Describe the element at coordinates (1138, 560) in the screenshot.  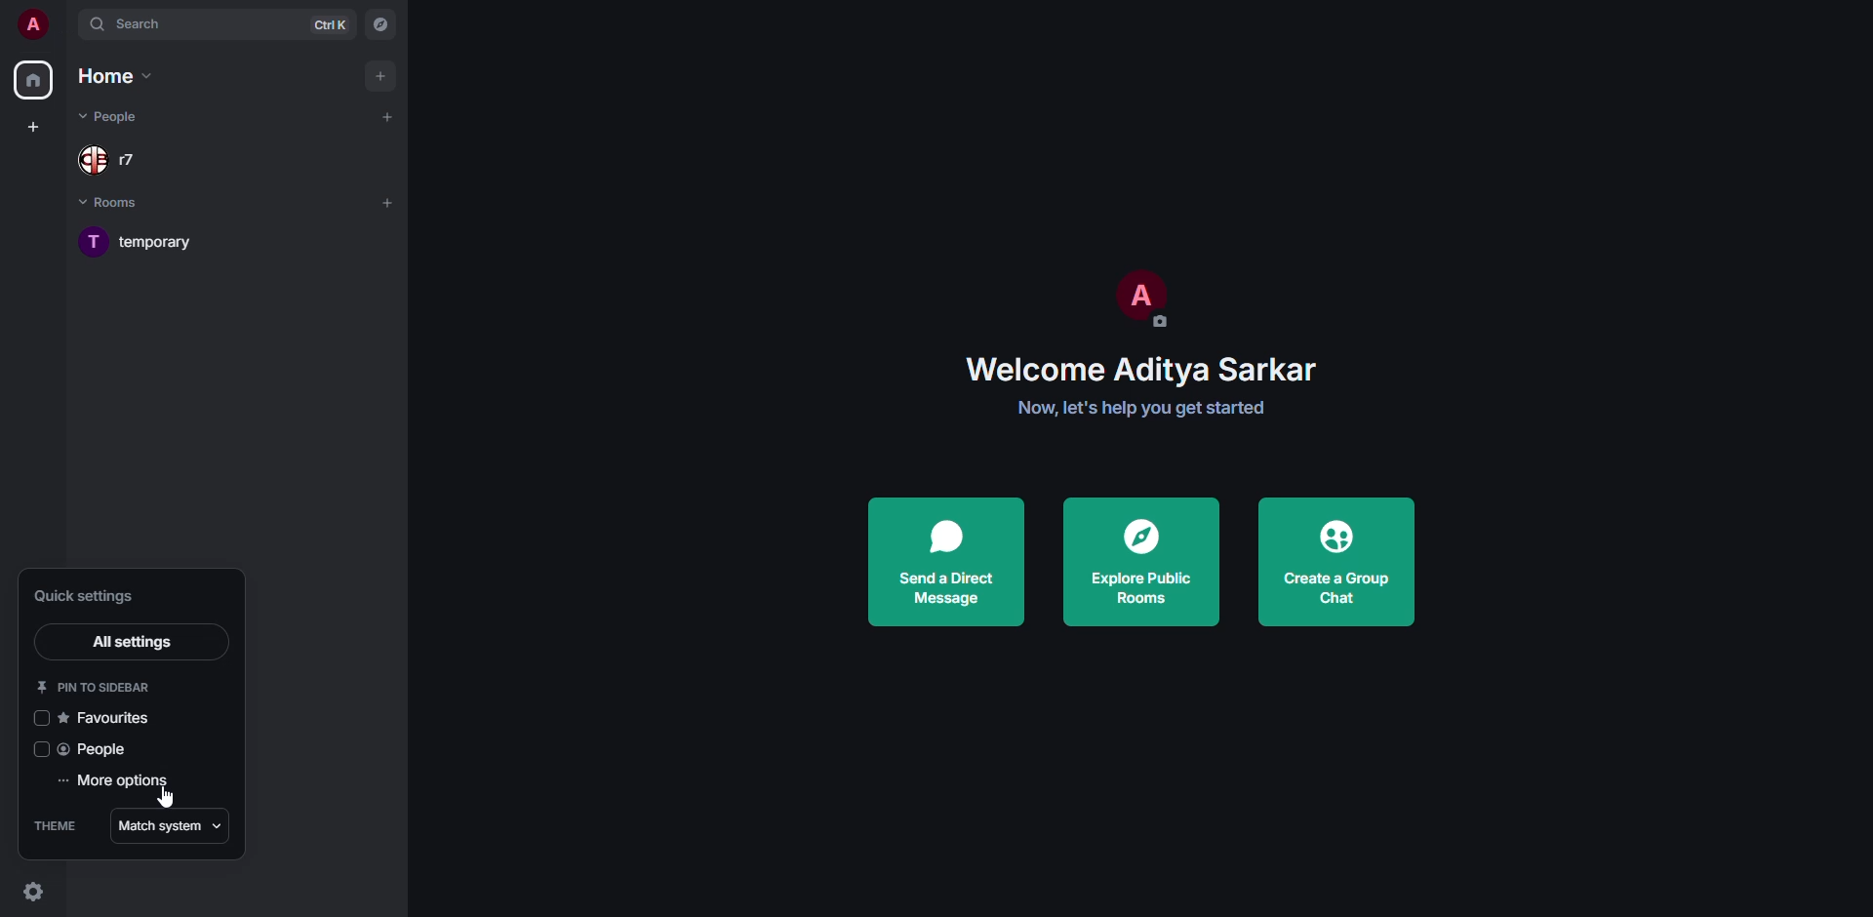
I see `explore public rooms` at that location.